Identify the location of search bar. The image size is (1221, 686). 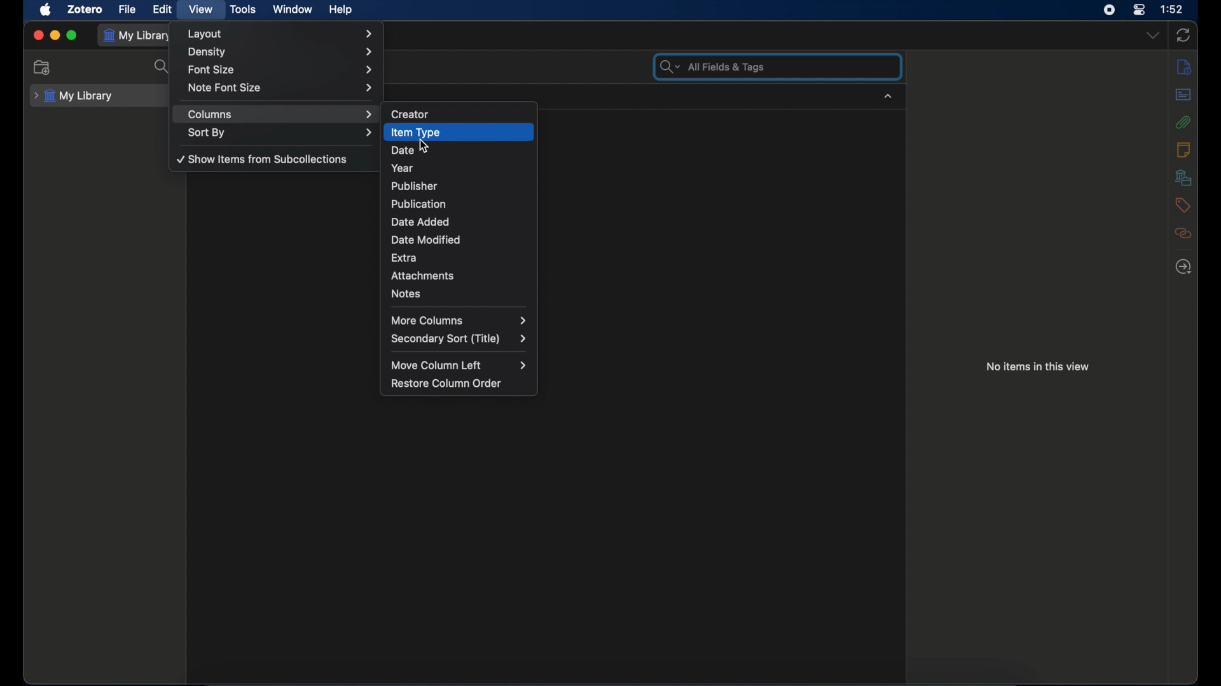
(715, 67).